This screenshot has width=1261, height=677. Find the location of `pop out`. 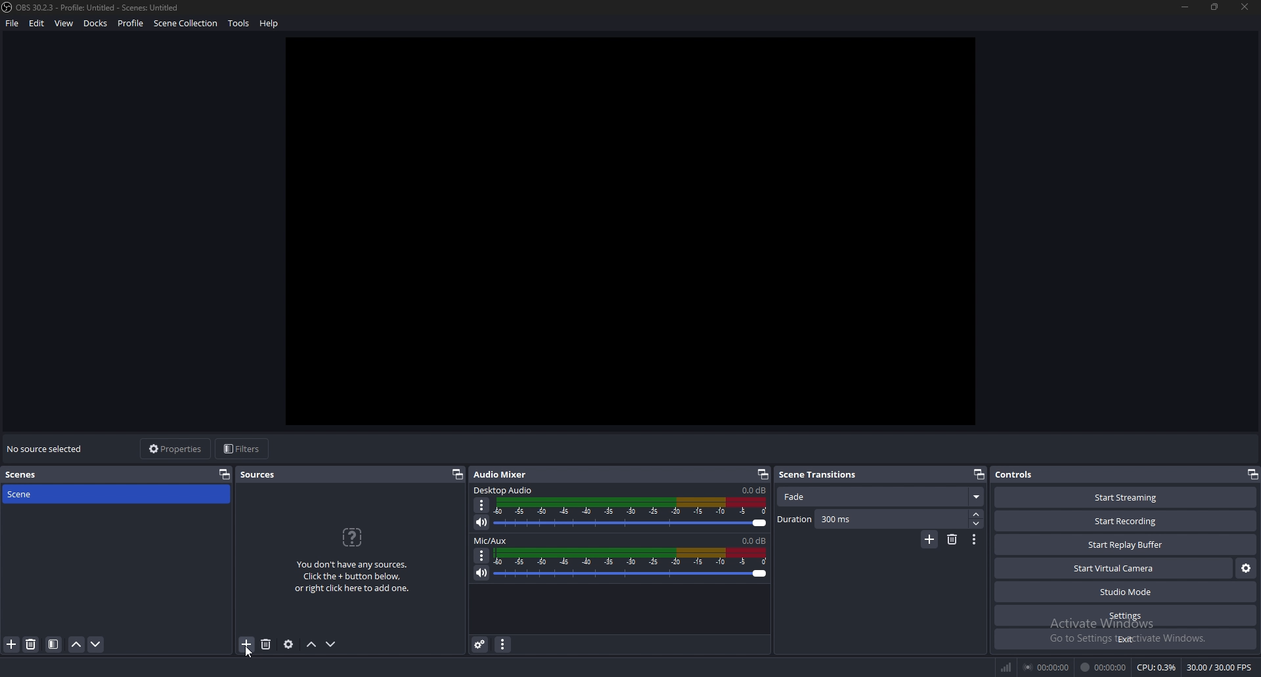

pop out is located at coordinates (1252, 474).